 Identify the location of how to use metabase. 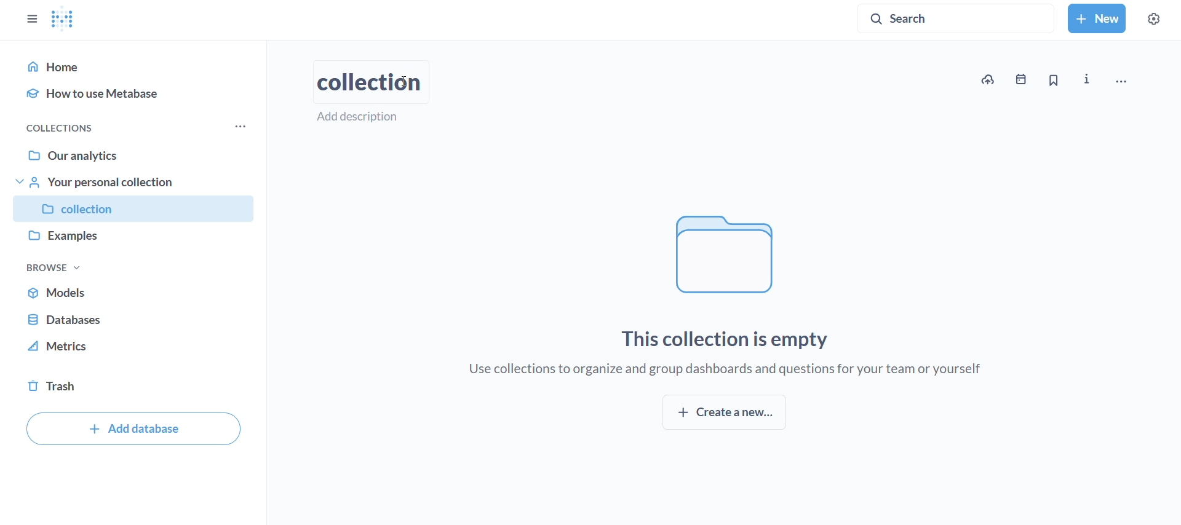
(134, 93).